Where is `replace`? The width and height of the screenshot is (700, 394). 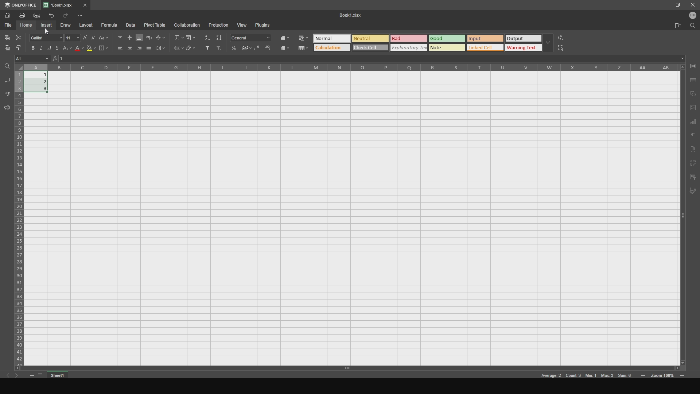
replace is located at coordinates (567, 36).